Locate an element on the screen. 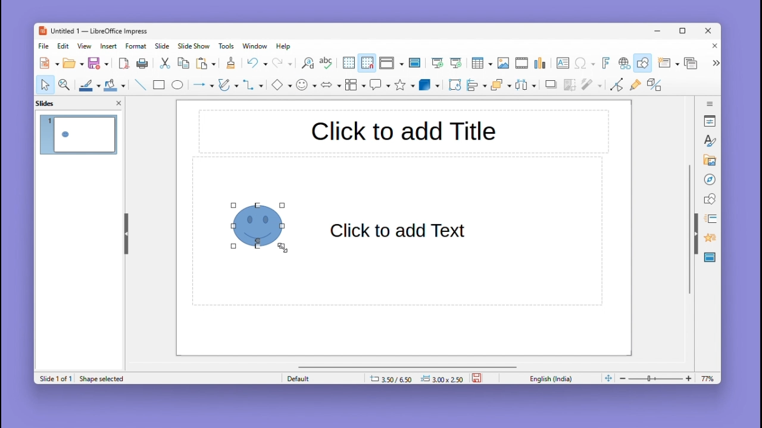  Circle is located at coordinates (179, 86).